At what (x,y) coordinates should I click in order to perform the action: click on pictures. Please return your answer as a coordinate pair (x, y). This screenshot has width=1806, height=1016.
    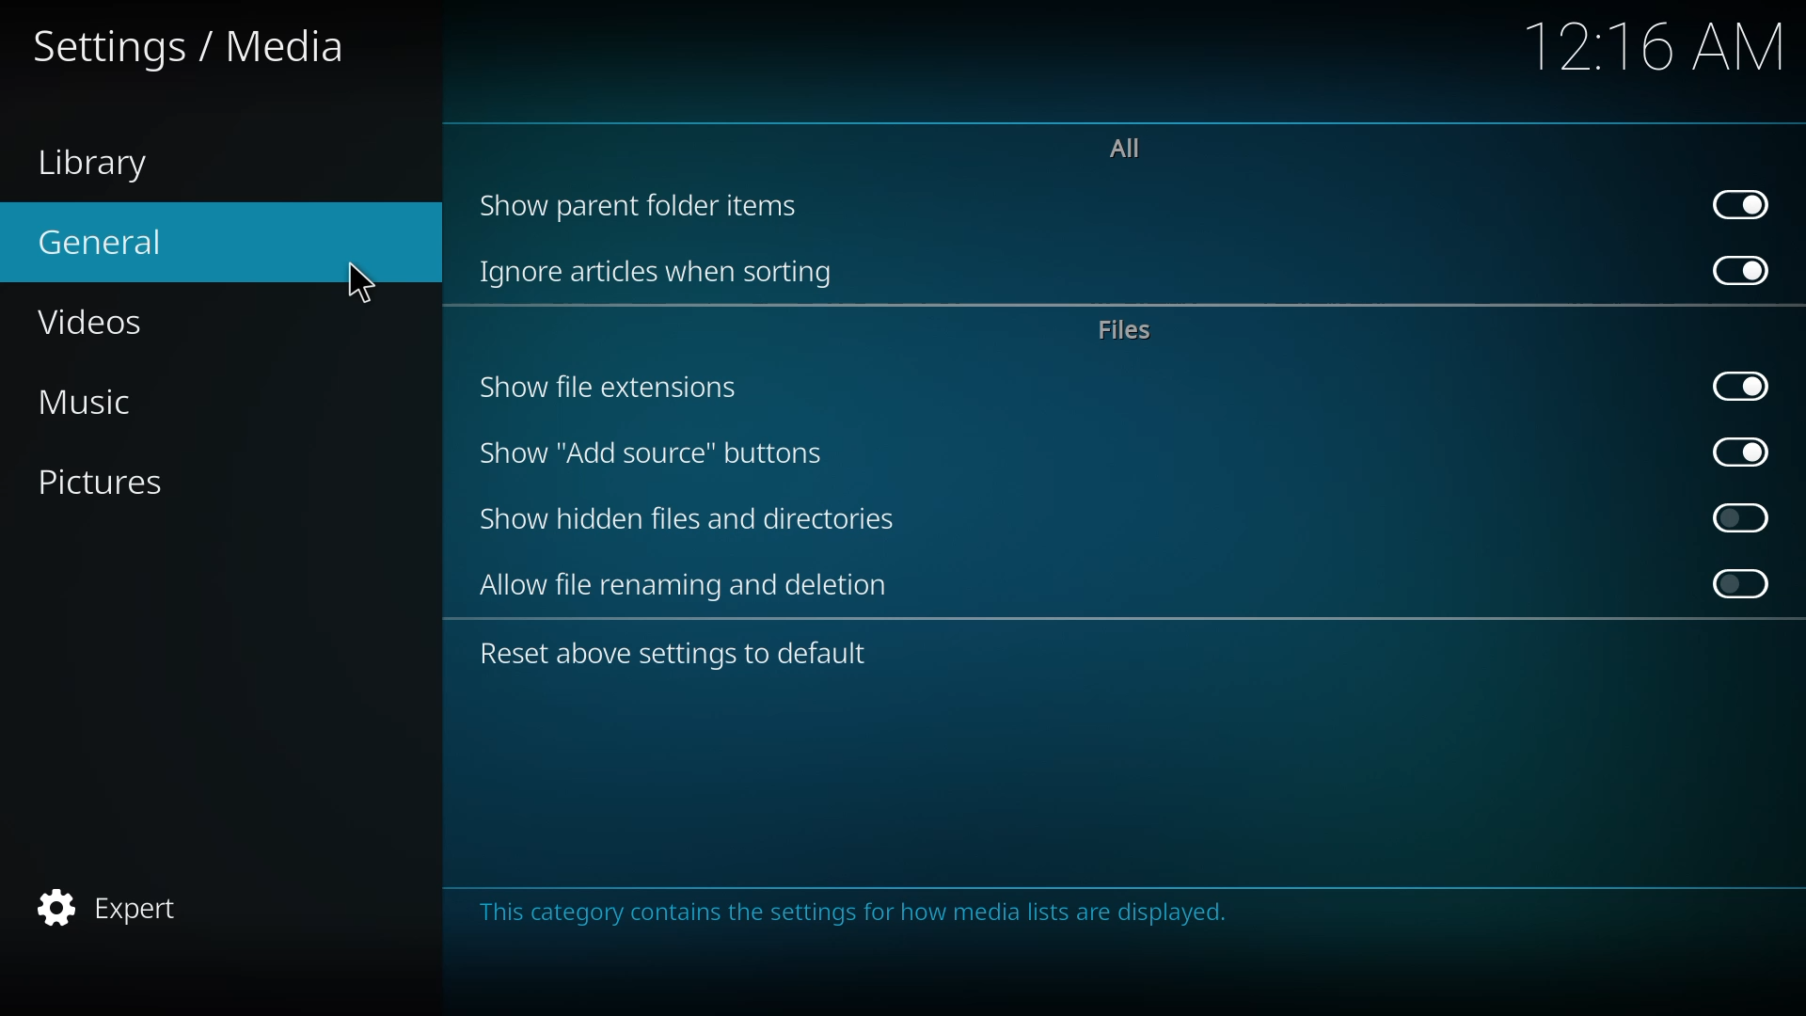
    Looking at the image, I should click on (114, 481).